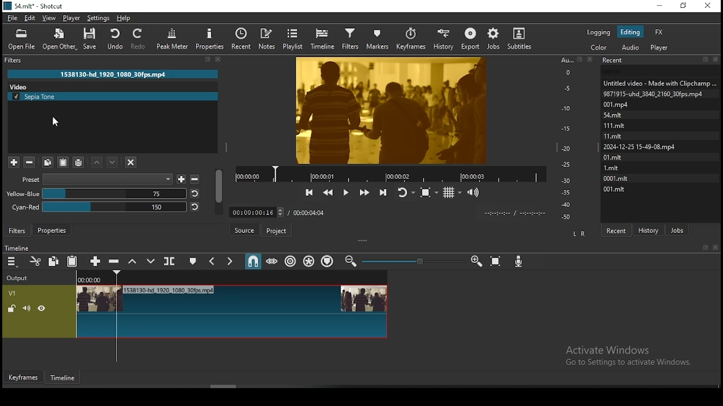 This screenshot has width=723, height=406. What do you see at coordinates (112, 162) in the screenshot?
I see `move filter down` at bounding box center [112, 162].